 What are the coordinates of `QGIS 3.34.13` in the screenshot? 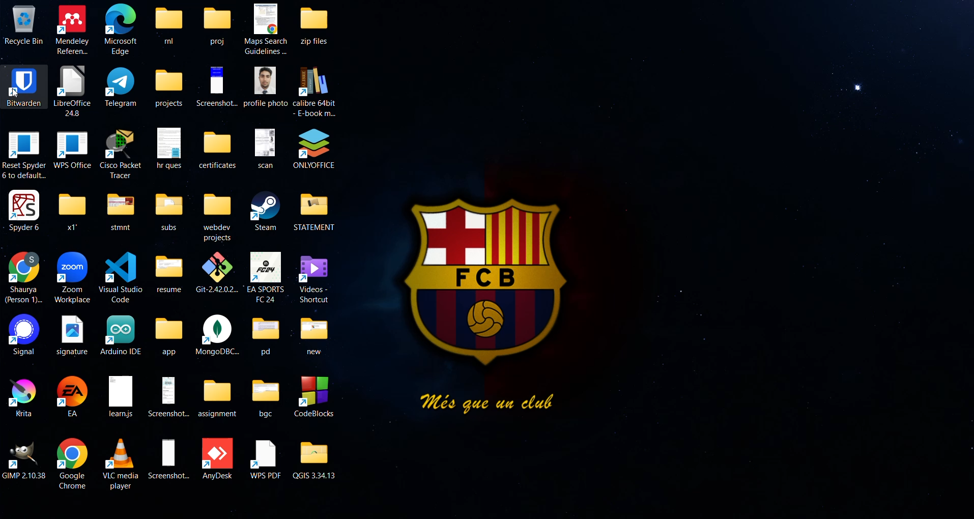 It's located at (316, 459).